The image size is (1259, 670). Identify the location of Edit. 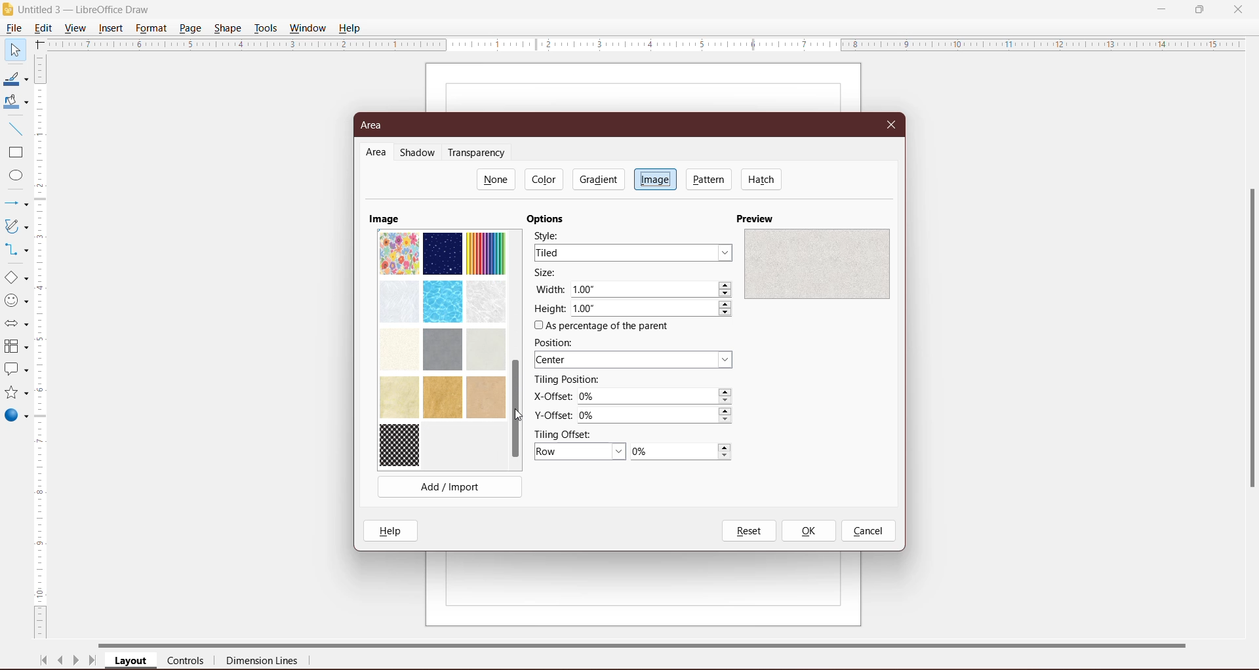
(46, 27).